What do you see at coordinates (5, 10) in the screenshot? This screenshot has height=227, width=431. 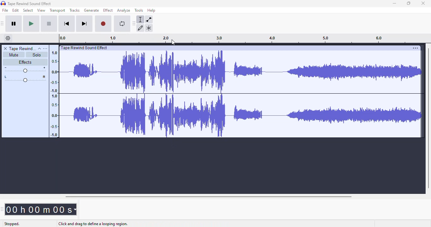 I see `file` at bounding box center [5, 10].